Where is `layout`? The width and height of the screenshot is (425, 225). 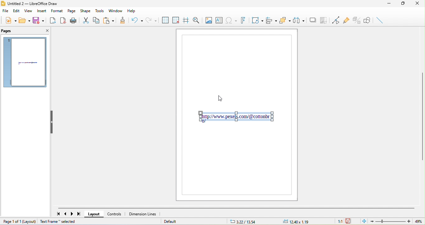
layout is located at coordinates (95, 214).